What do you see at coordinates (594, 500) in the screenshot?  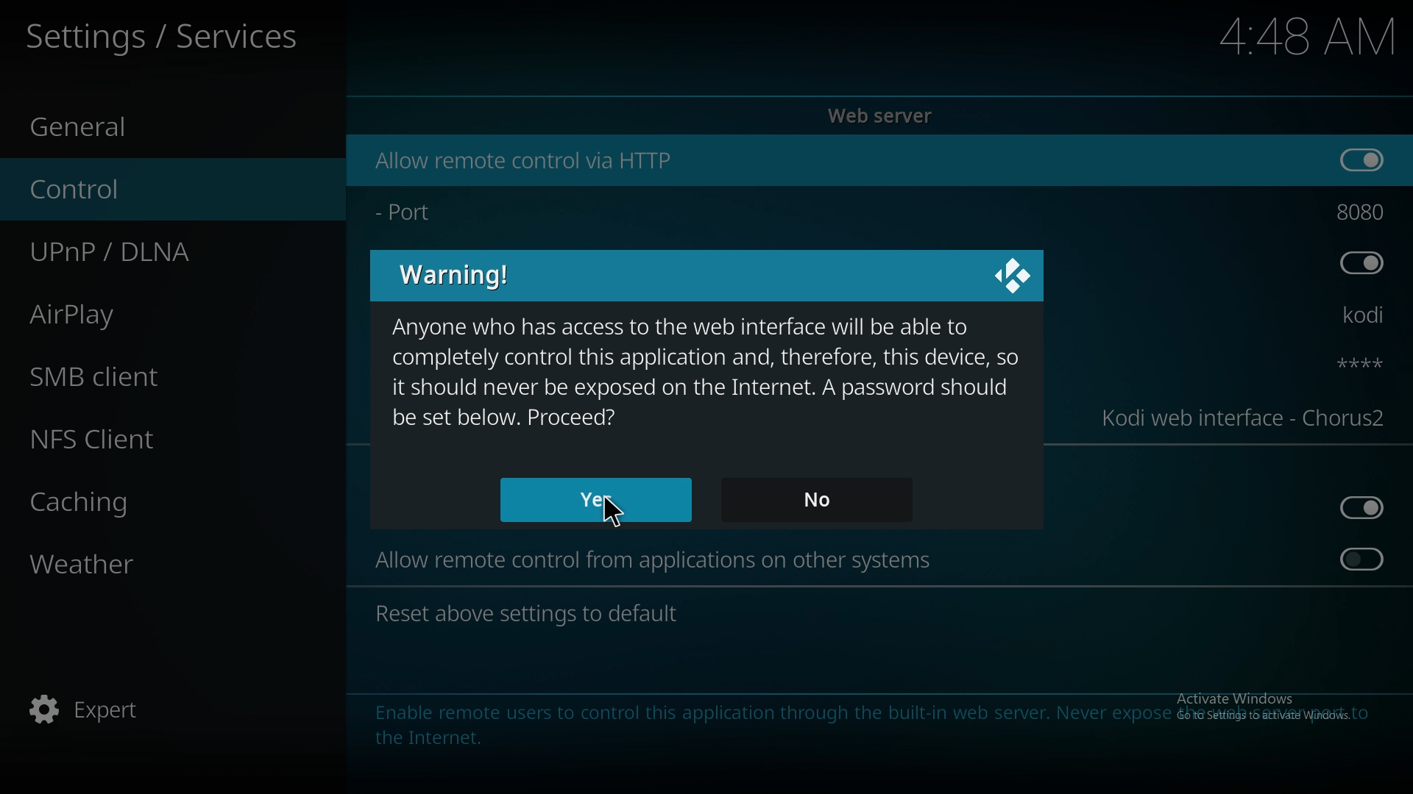 I see `yes` at bounding box center [594, 500].